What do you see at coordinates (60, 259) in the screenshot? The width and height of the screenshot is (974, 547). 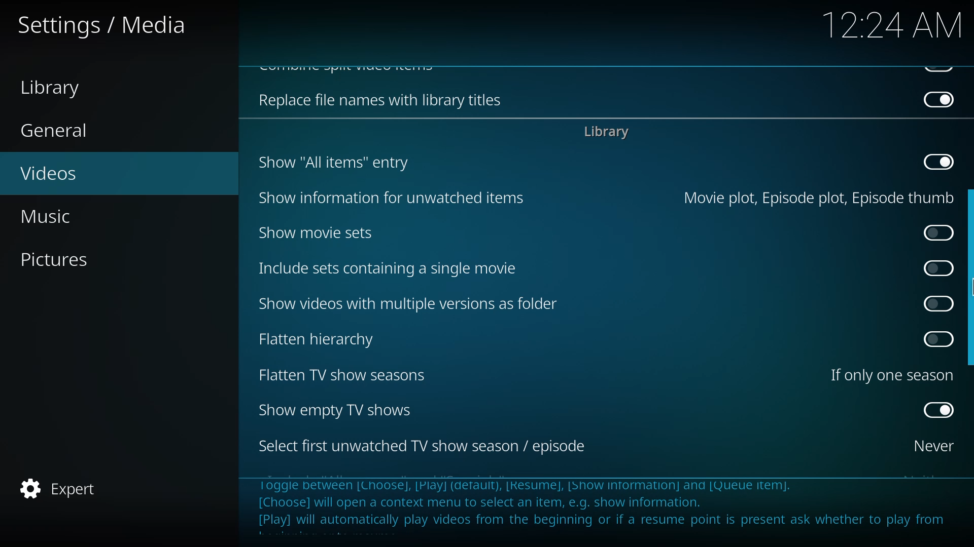 I see `pictures` at bounding box center [60, 259].